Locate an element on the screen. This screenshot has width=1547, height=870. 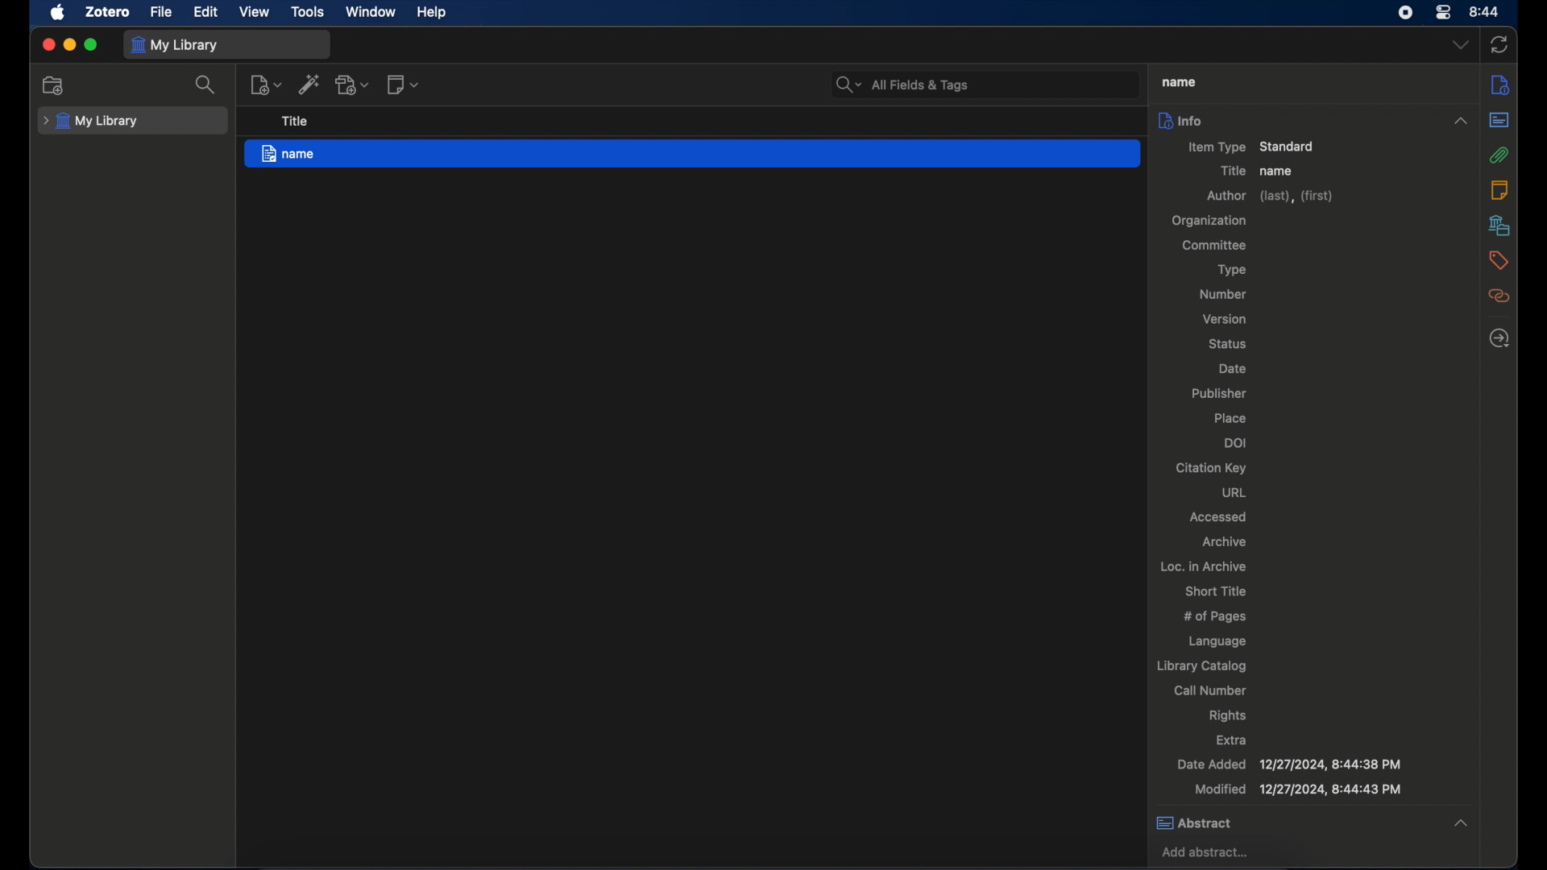
call number is located at coordinates (1210, 692).